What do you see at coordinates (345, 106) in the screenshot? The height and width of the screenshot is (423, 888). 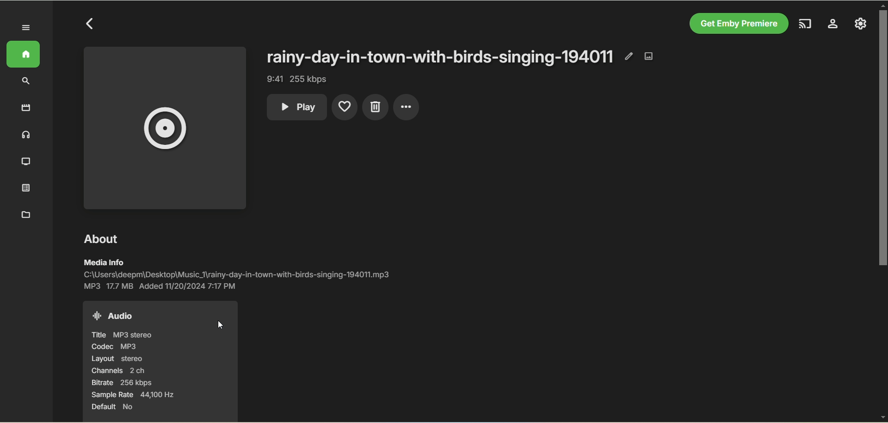 I see `favorites` at bounding box center [345, 106].